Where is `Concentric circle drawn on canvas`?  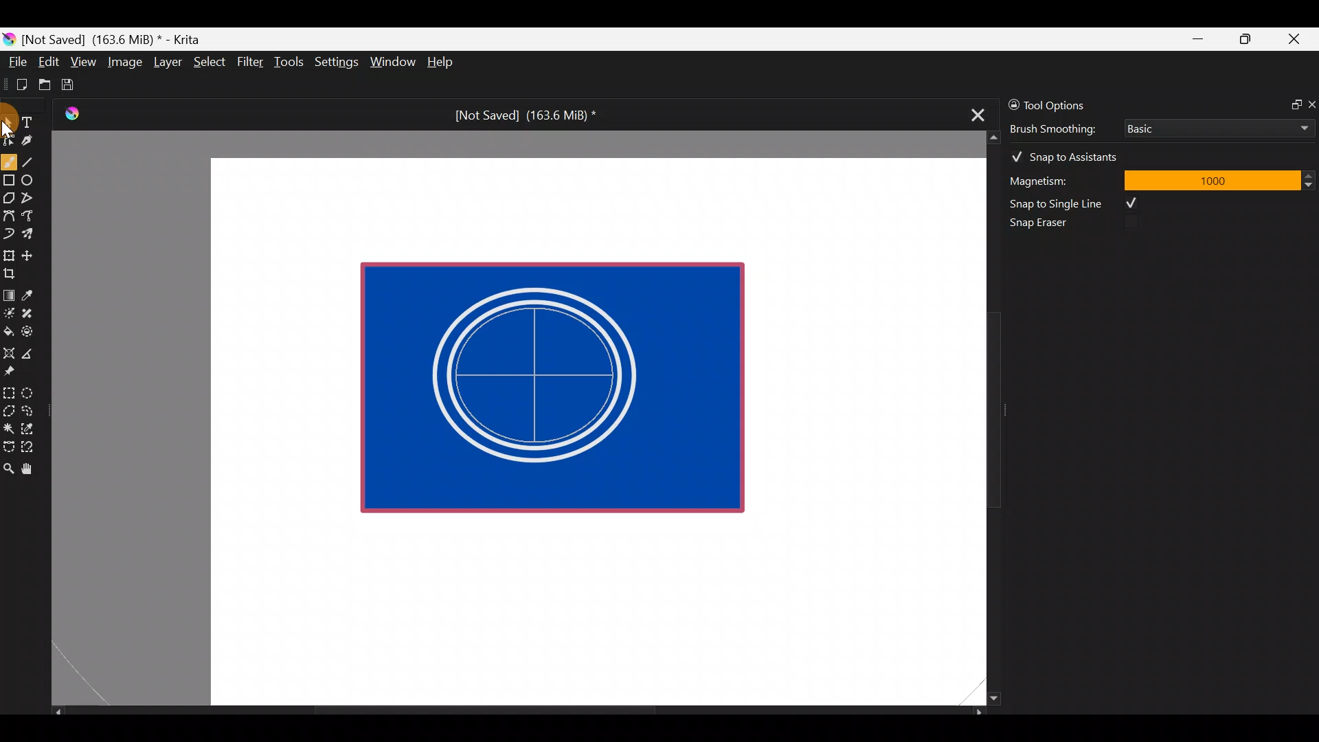 Concentric circle drawn on canvas is located at coordinates (539, 375).